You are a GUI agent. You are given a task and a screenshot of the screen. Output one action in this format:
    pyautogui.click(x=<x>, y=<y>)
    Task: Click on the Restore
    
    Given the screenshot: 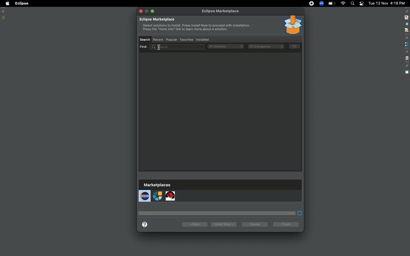 What is the action you would take?
    pyautogui.click(x=4, y=11)
    